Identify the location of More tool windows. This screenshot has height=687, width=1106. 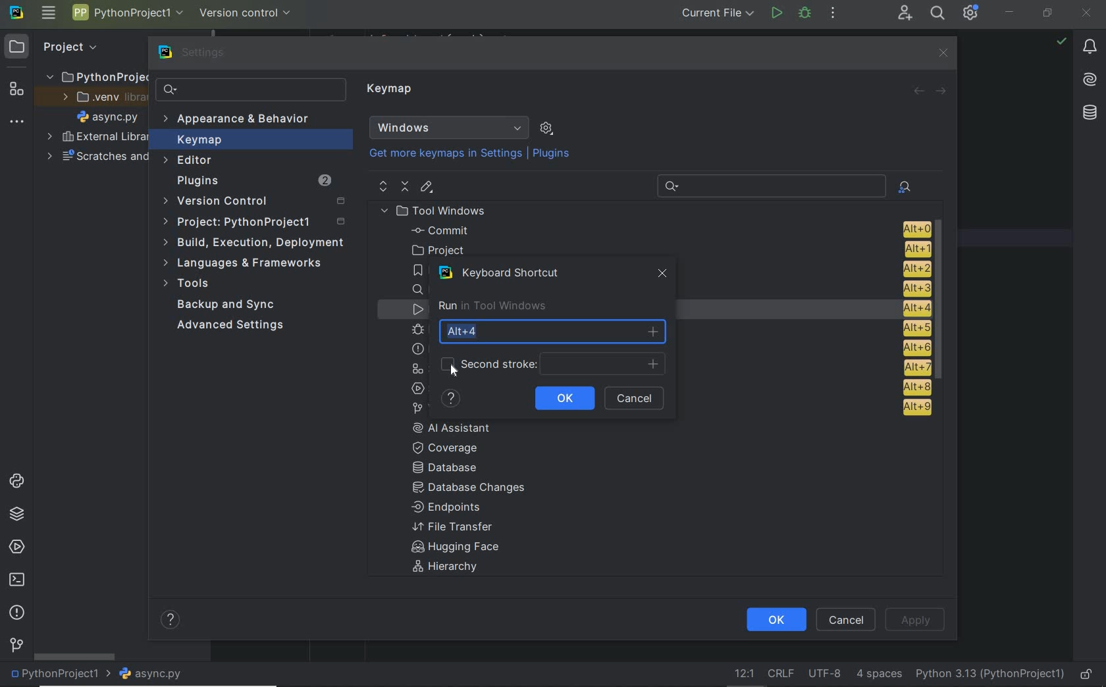
(17, 119).